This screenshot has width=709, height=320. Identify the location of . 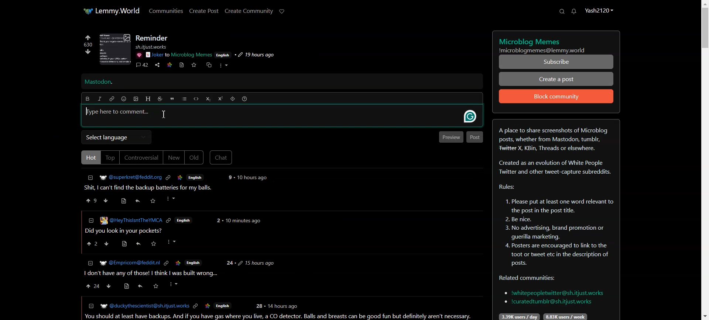
(178, 263).